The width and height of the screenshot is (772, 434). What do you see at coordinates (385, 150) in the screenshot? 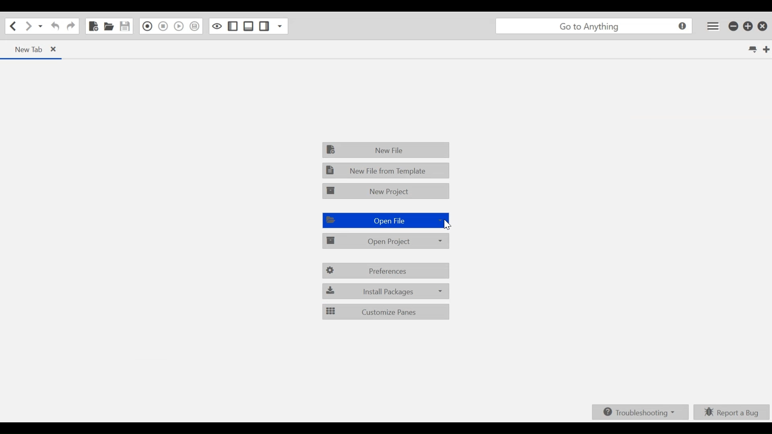
I see `New File` at bounding box center [385, 150].